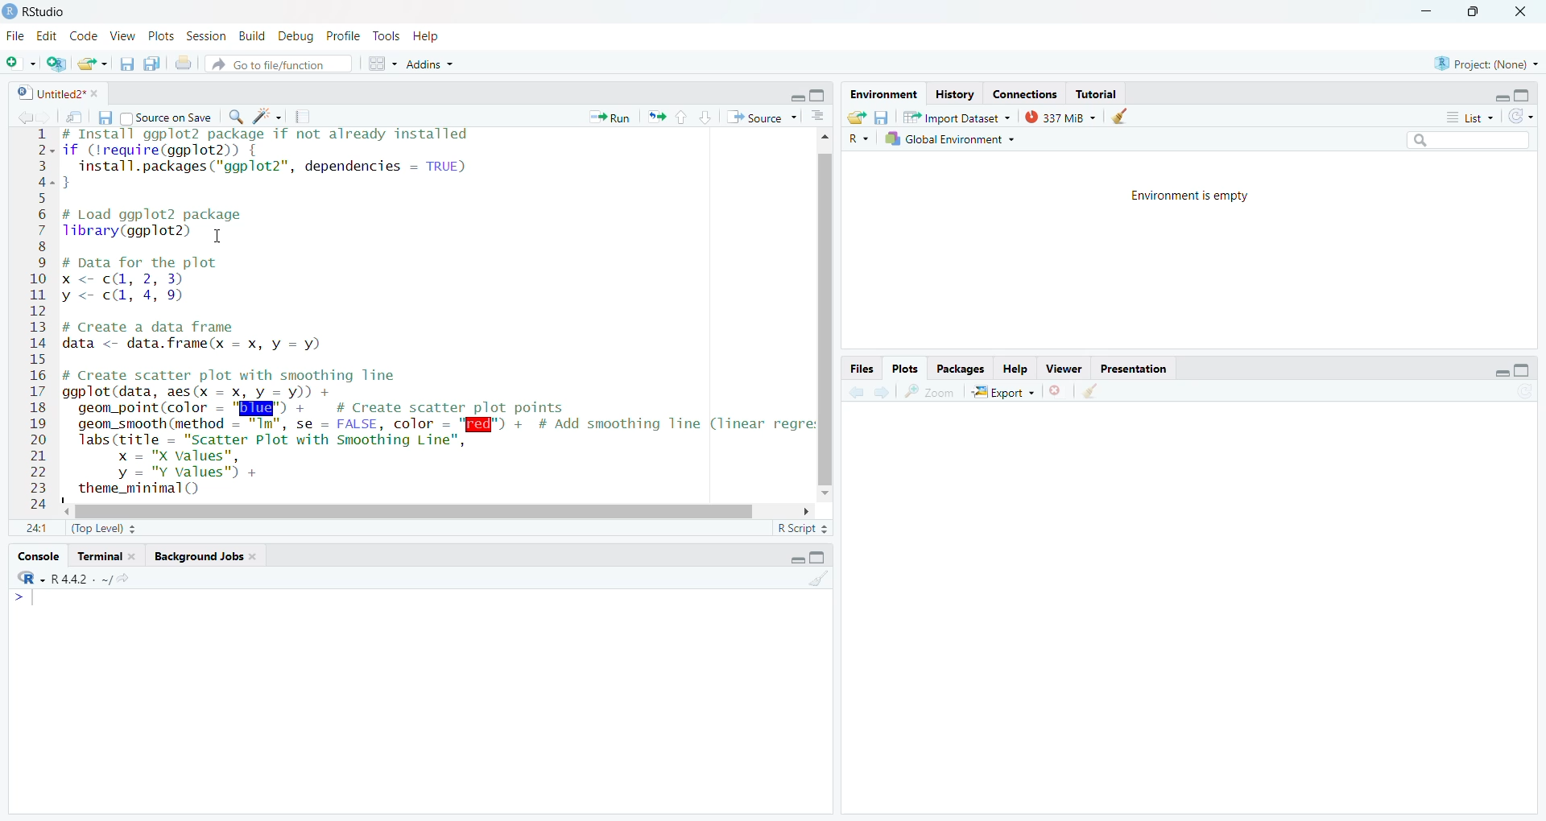 This screenshot has width=1546, height=821. I want to click on install ggp to 2 package if not already installed if Crequire(ggplot2)install.packages ("ggplot2", dependencies = TRUE)}# Load ggplot2 packageTibrary(ggplot2) 1# Data for the plotx <- c@, 2, 3)y <= c@, 4, 9)# Create a data framedata <- data.frame(x = x, y = y)# Create scatter plot with smoothing lineggplot(data, aes(x = x, y = y)) +geom_point(color - "BIE" + # Create scatter plot pointsgeom_smooth (method = "Im", se = FALSE, color = "[Q@l") + # Add smoothing line (linear regrelabs (title = "Scatter Plot with Smoothing Line",x = "X values",y = "Y values") +theme_minimal(), so click(434, 314).